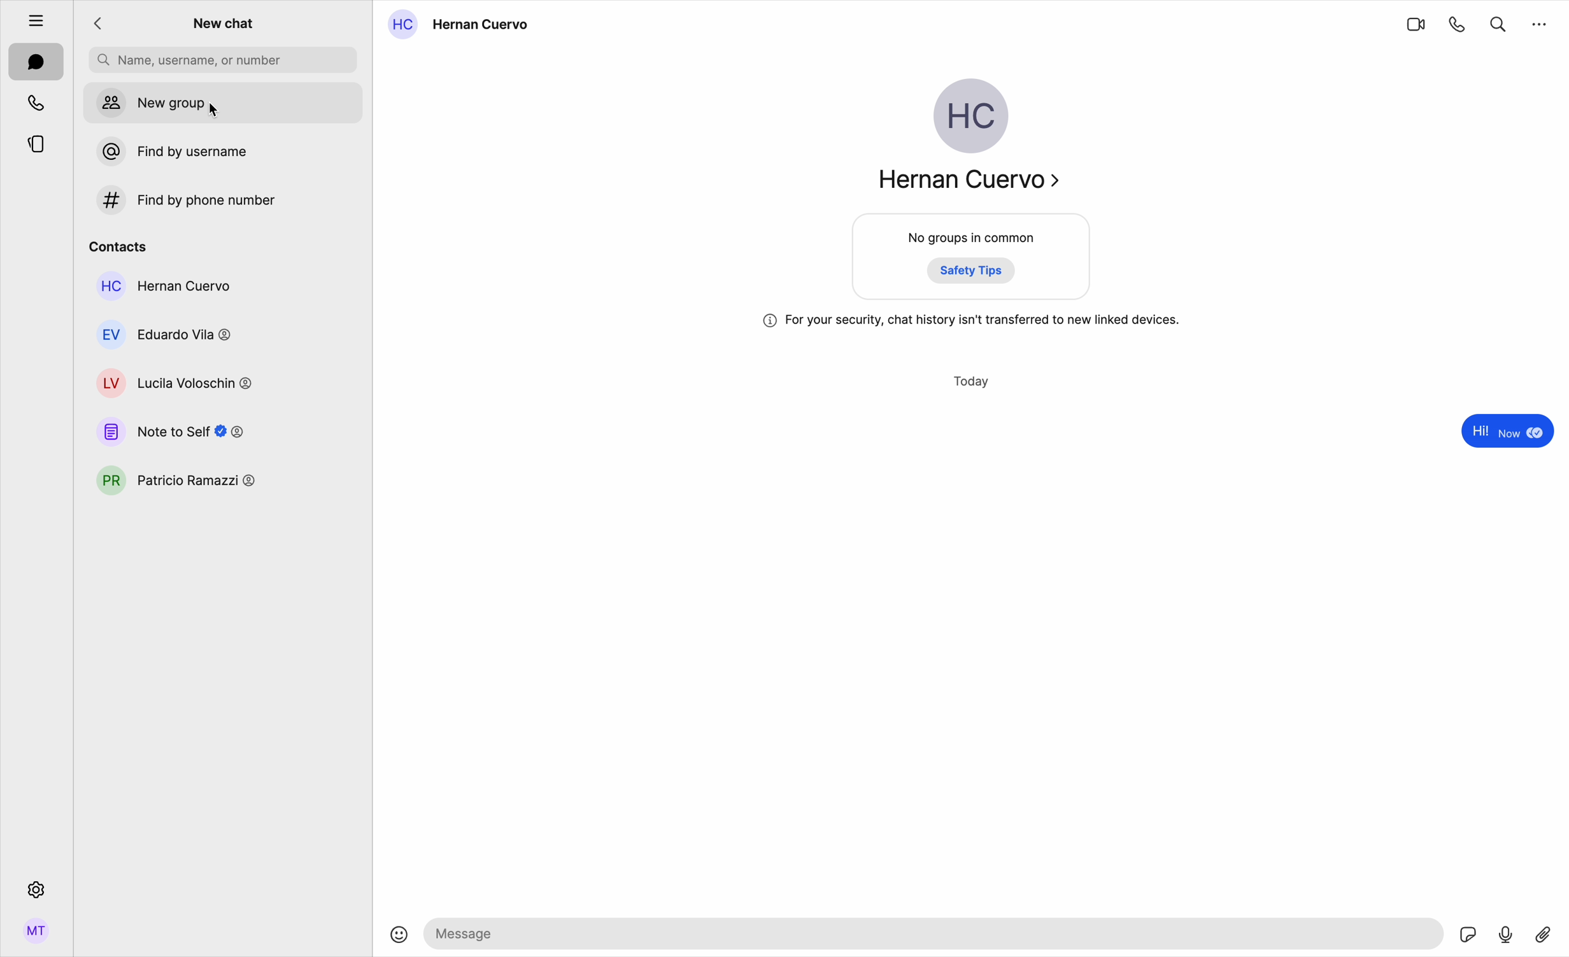  What do you see at coordinates (1415, 24) in the screenshot?
I see `videocall` at bounding box center [1415, 24].